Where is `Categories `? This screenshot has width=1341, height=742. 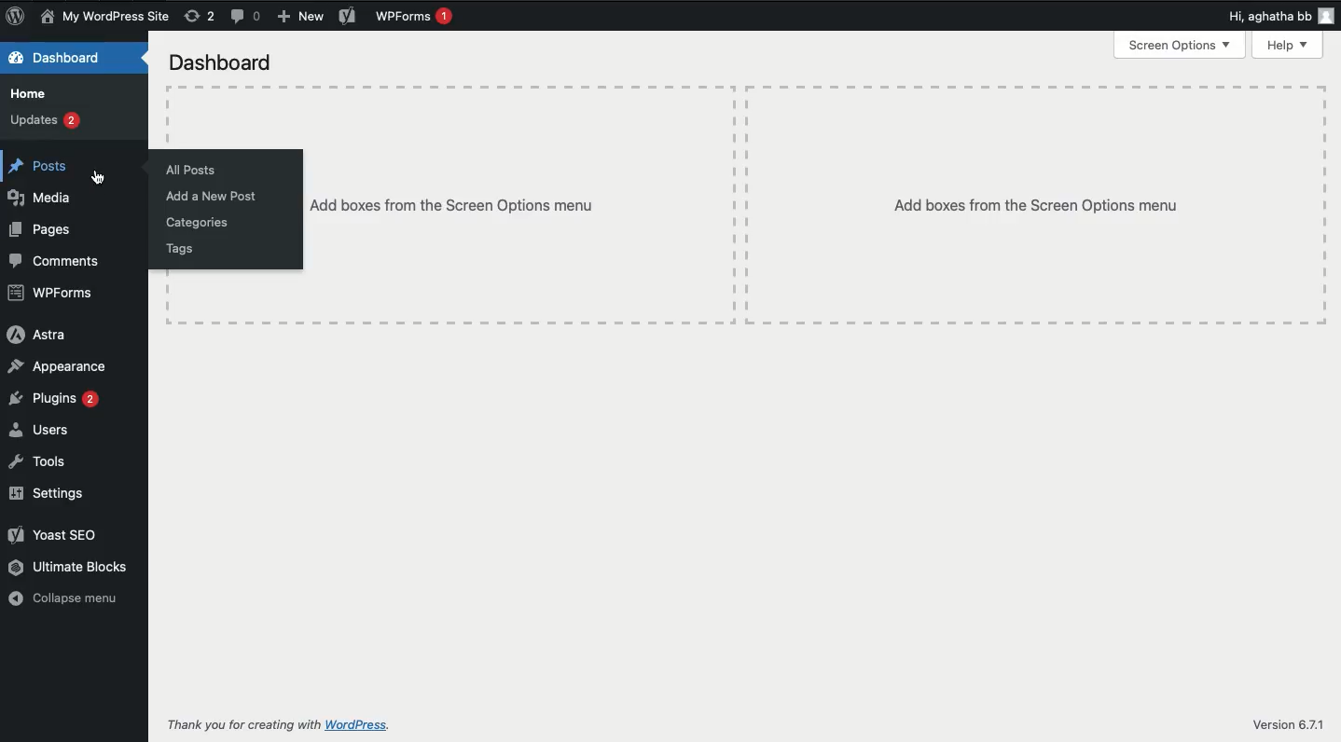
Categories  is located at coordinates (200, 226).